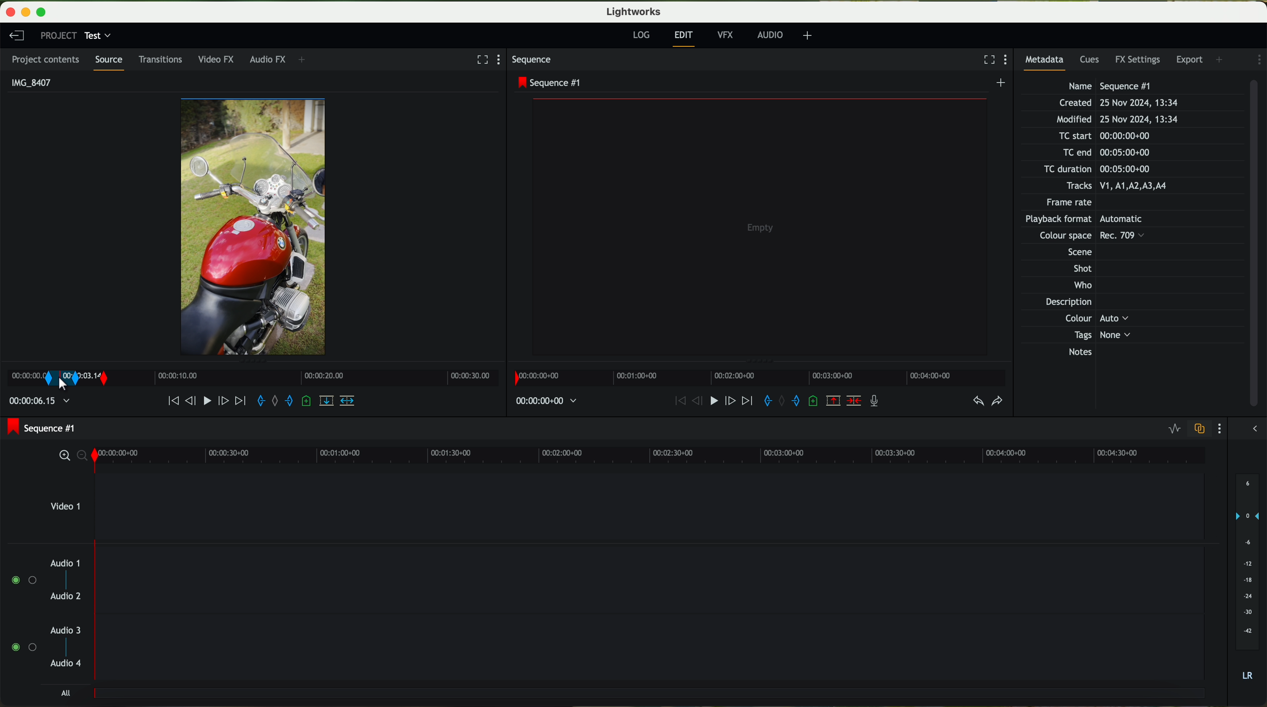 Image resolution: width=1267 pixels, height=707 pixels. Describe the element at coordinates (1255, 427) in the screenshot. I see `show/hide the full audio mix menu` at that location.